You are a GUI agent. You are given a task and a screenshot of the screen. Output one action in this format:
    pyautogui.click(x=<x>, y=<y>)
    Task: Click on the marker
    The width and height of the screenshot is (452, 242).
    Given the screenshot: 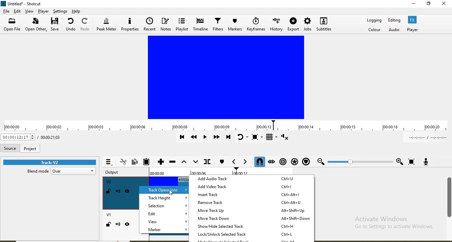 What is the action you would take?
    pyautogui.click(x=163, y=230)
    